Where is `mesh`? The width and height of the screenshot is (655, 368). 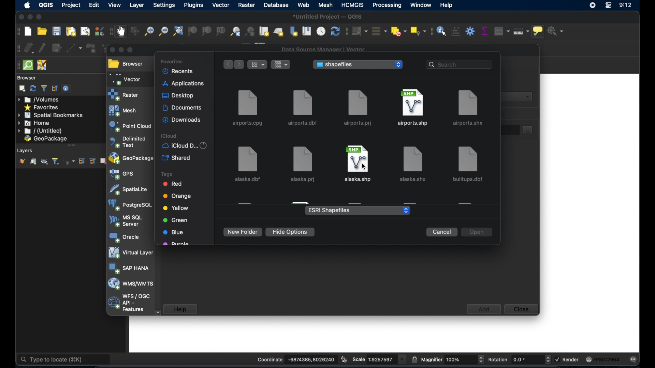
mesh is located at coordinates (326, 5).